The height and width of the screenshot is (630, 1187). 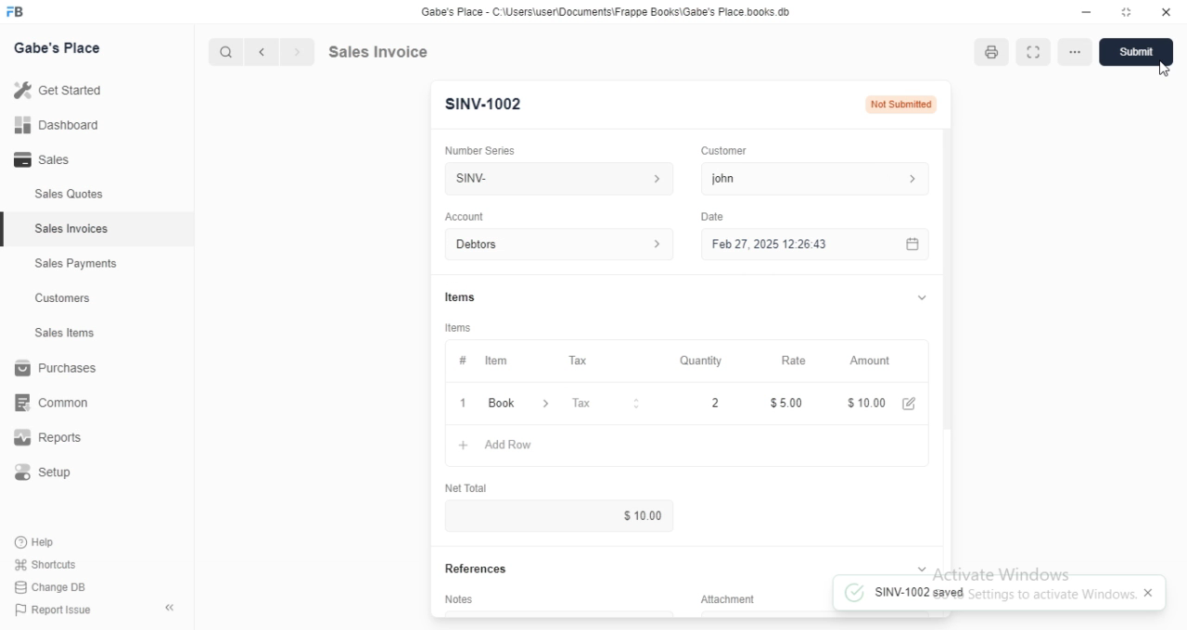 What do you see at coordinates (76, 264) in the screenshot?
I see `Sales Payments` at bounding box center [76, 264].